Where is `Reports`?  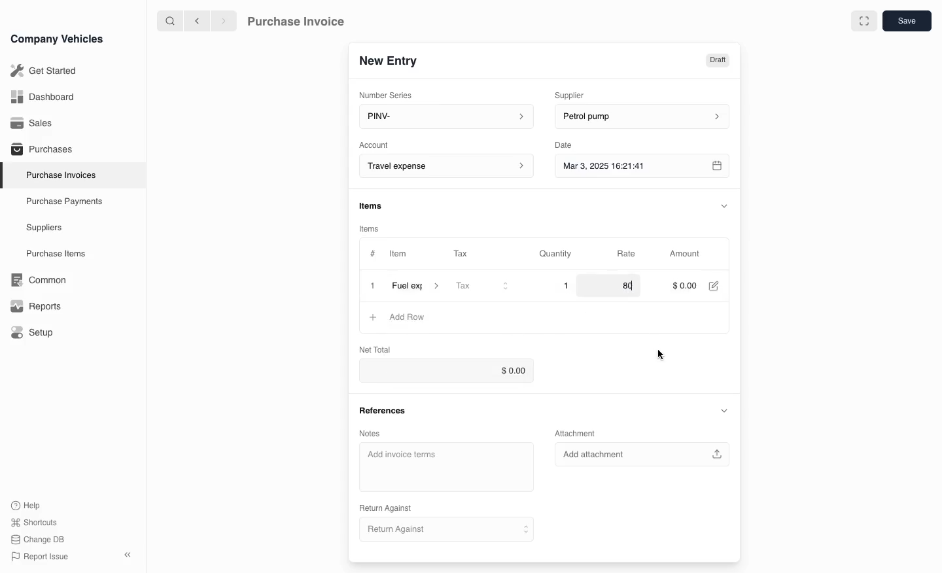
Reports is located at coordinates (36, 306).